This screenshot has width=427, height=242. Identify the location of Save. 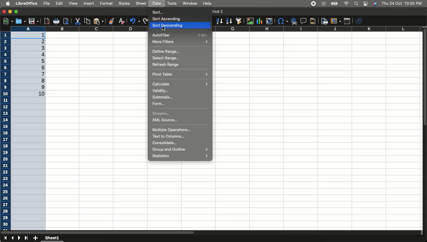
(34, 21).